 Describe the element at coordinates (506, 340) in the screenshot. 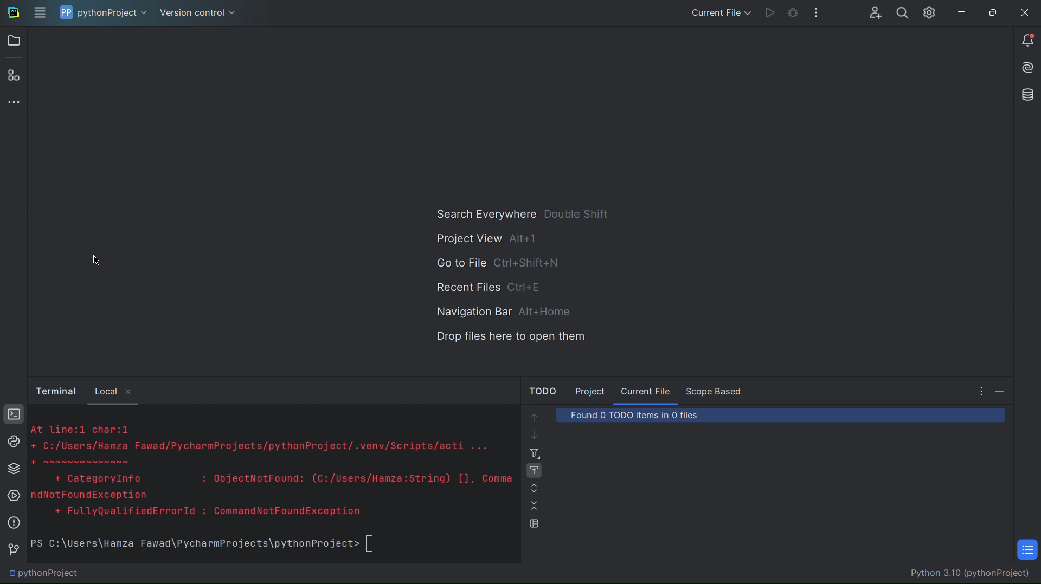

I see `Drop Files Here to Open Them` at that location.